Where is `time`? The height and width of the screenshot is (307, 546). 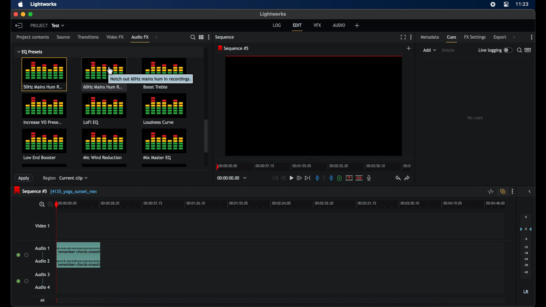
time is located at coordinates (522, 4).